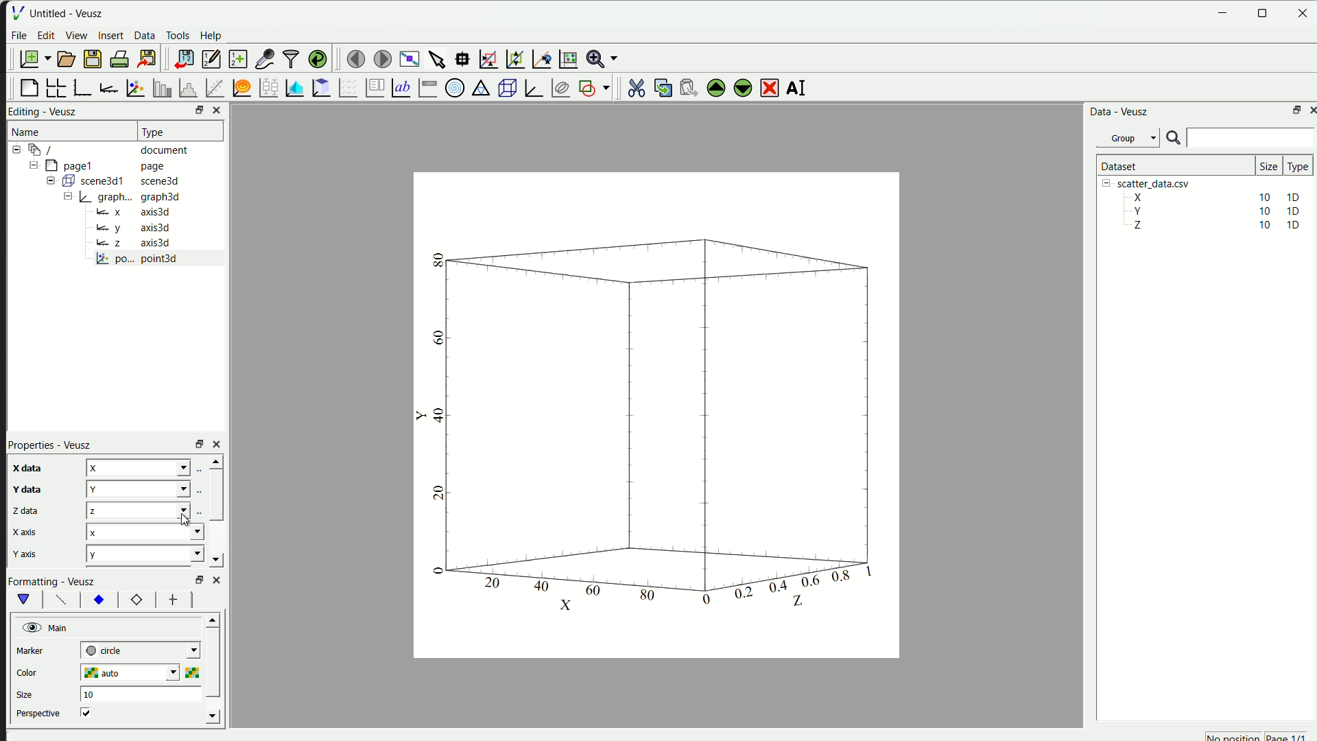  I want to click on filter data, so click(289, 58).